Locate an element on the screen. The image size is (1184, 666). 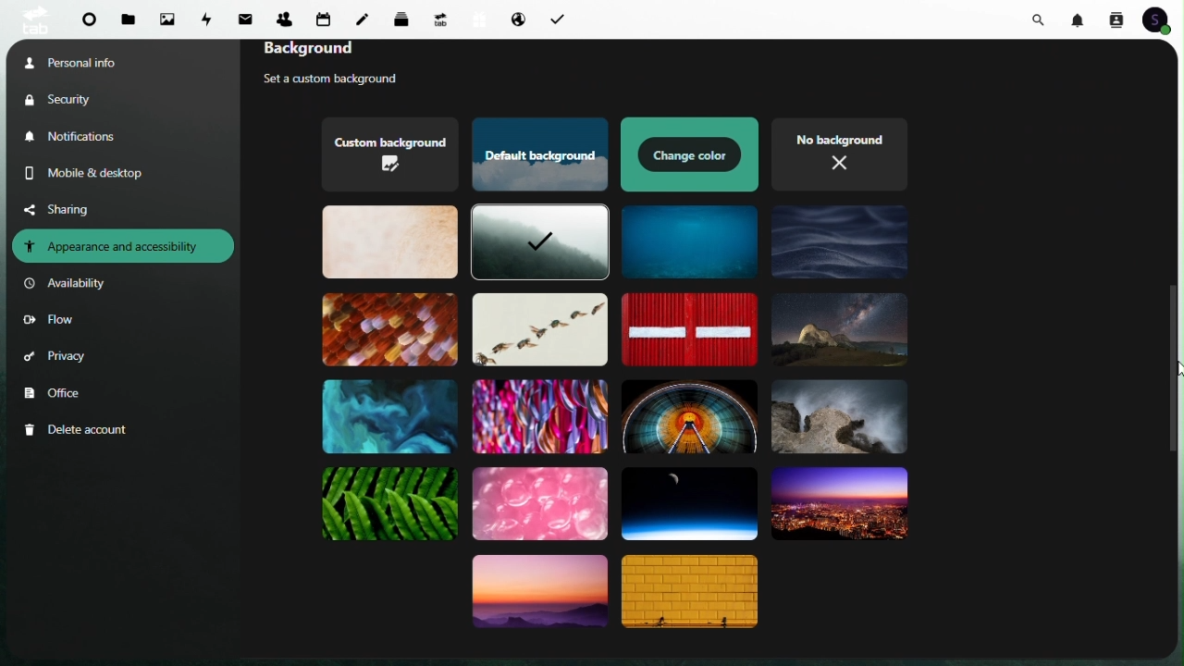
files is located at coordinates (129, 20).